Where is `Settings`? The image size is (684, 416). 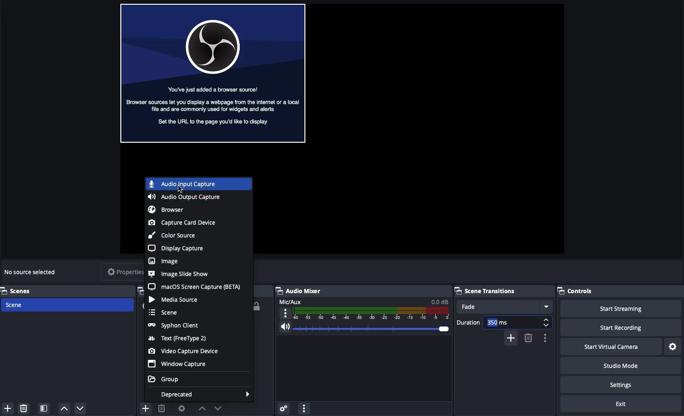 Settings is located at coordinates (621, 385).